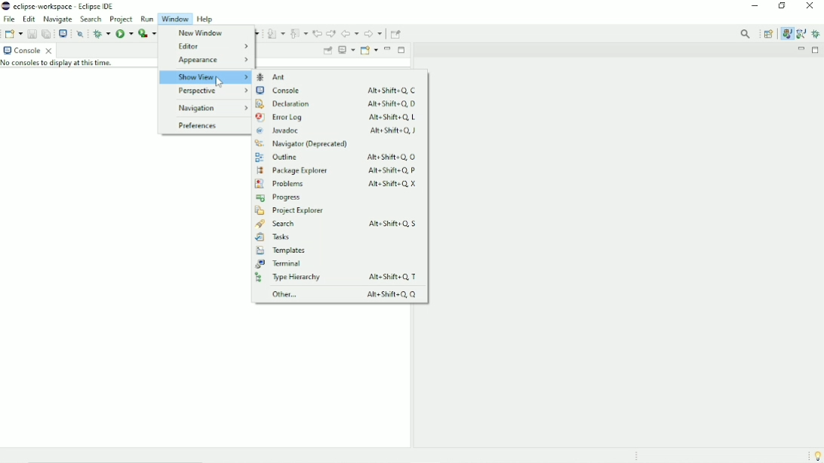 This screenshot has width=824, height=463. What do you see at coordinates (388, 48) in the screenshot?
I see `Minimize` at bounding box center [388, 48].